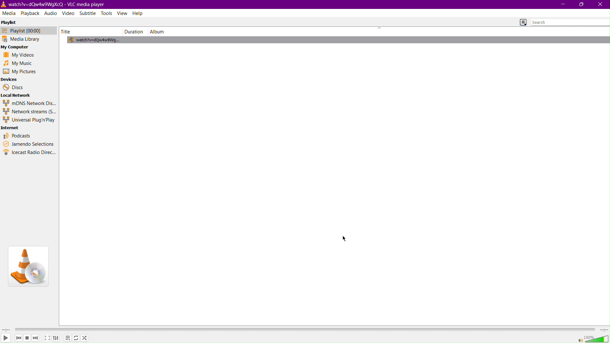 Image resolution: width=610 pixels, height=343 pixels. Describe the element at coordinates (28, 338) in the screenshot. I see `Stop` at that location.